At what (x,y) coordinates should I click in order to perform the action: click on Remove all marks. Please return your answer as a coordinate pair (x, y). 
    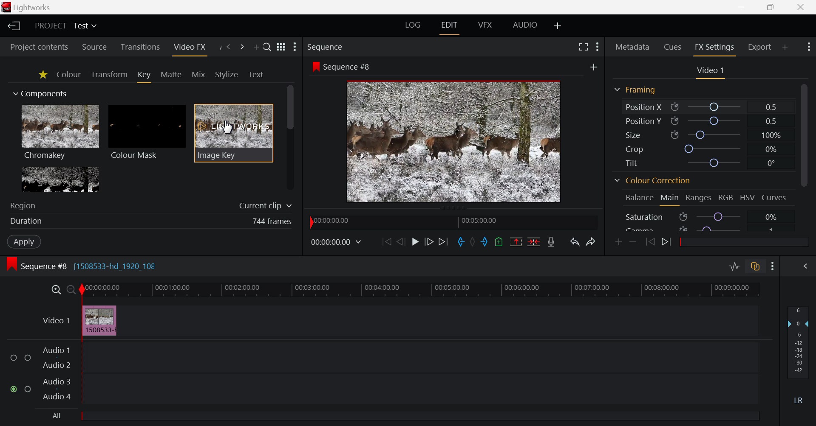
    Looking at the image, I should click on (474, 242).